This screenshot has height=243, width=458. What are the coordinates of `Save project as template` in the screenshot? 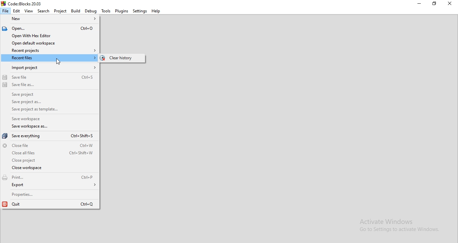 It's located at (40, 110).